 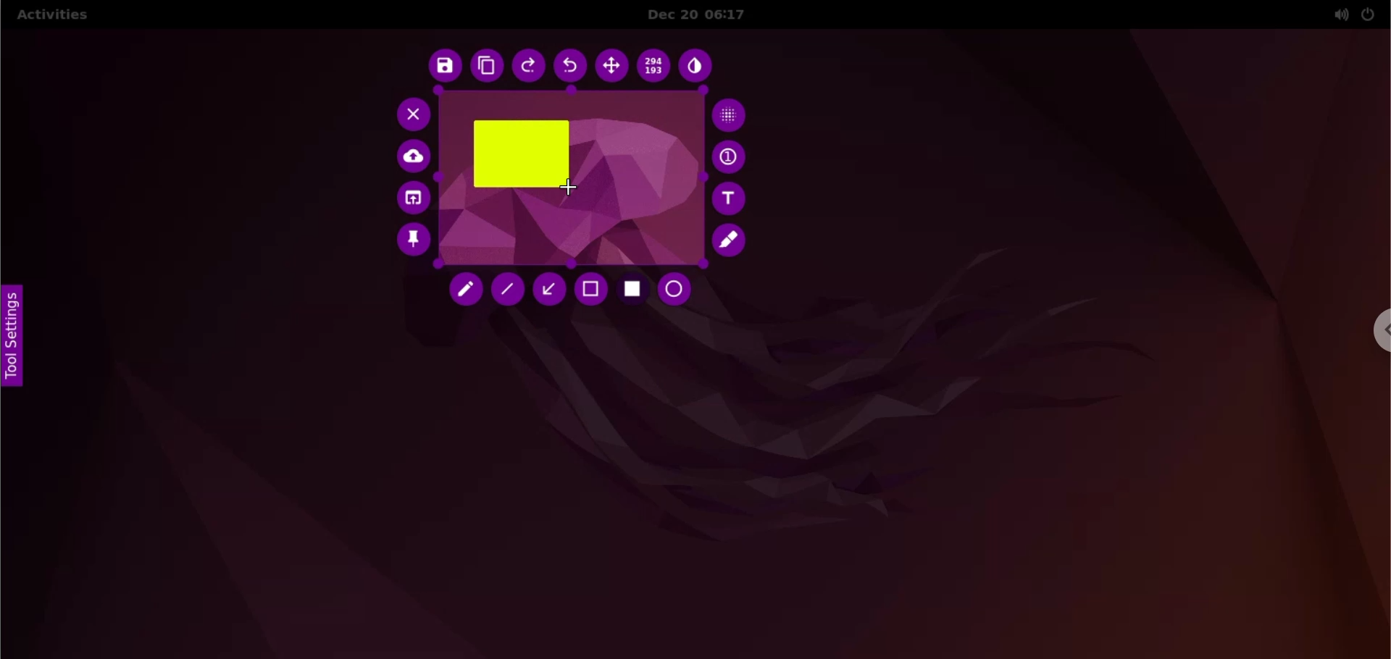 I want to click on rectangle, so click(x=521, y=154).